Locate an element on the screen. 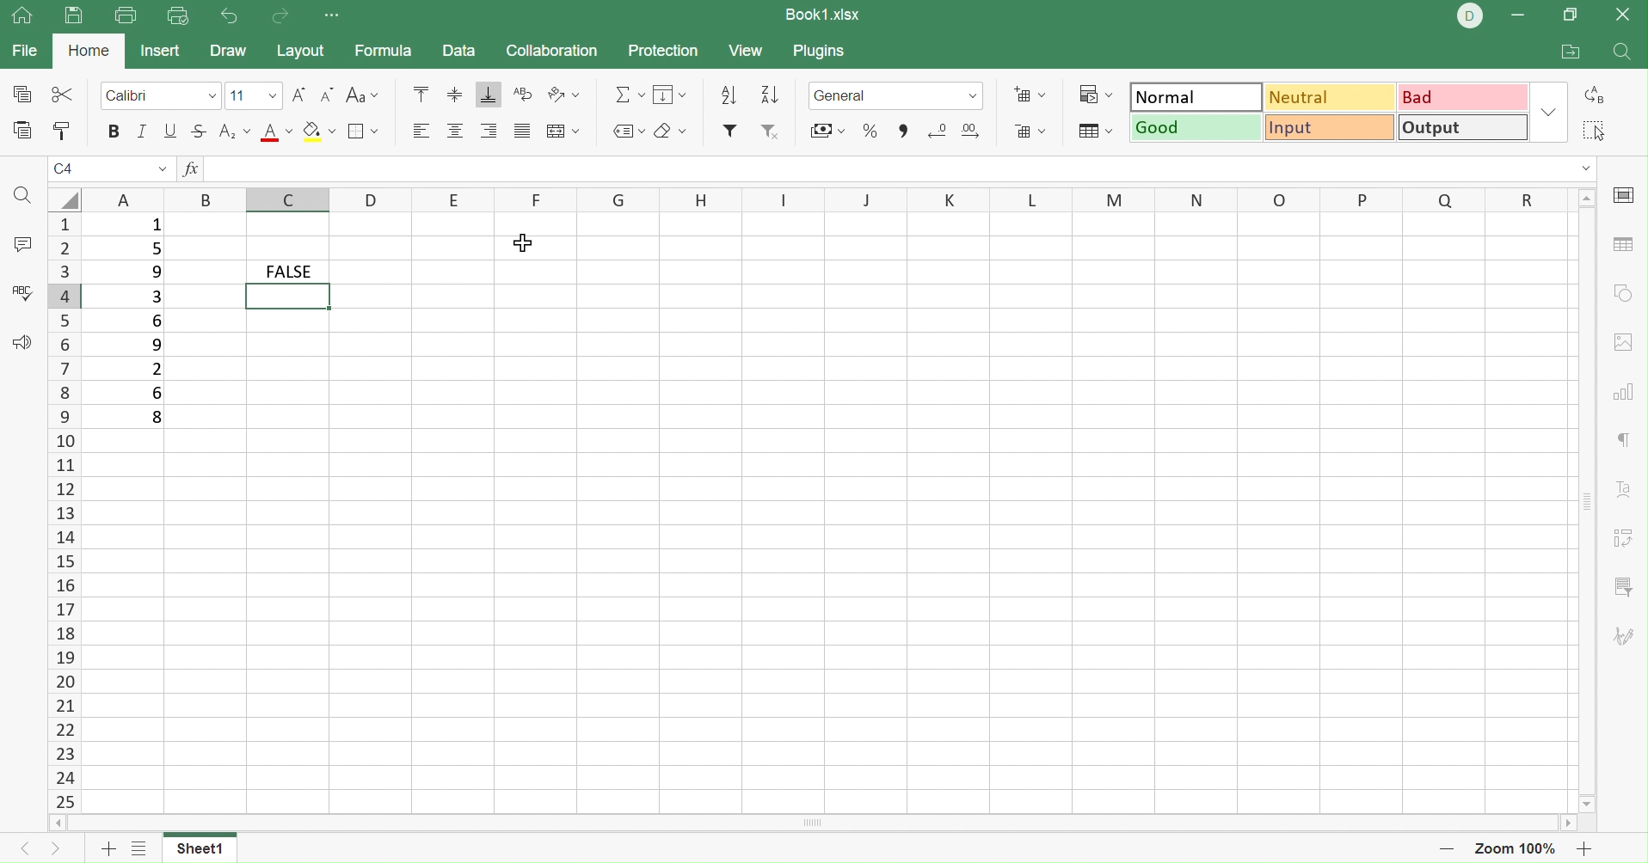 This screenshot has height=863, width=1648. Drop down is located at coordinates (1553, 113).